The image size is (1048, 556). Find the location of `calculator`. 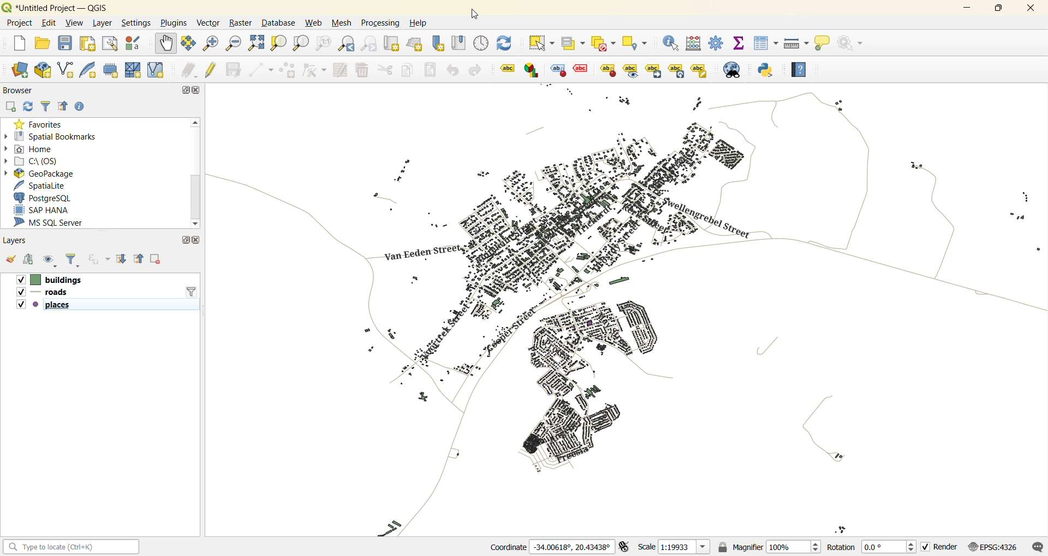

calculator is located at coordinates (694, 44).